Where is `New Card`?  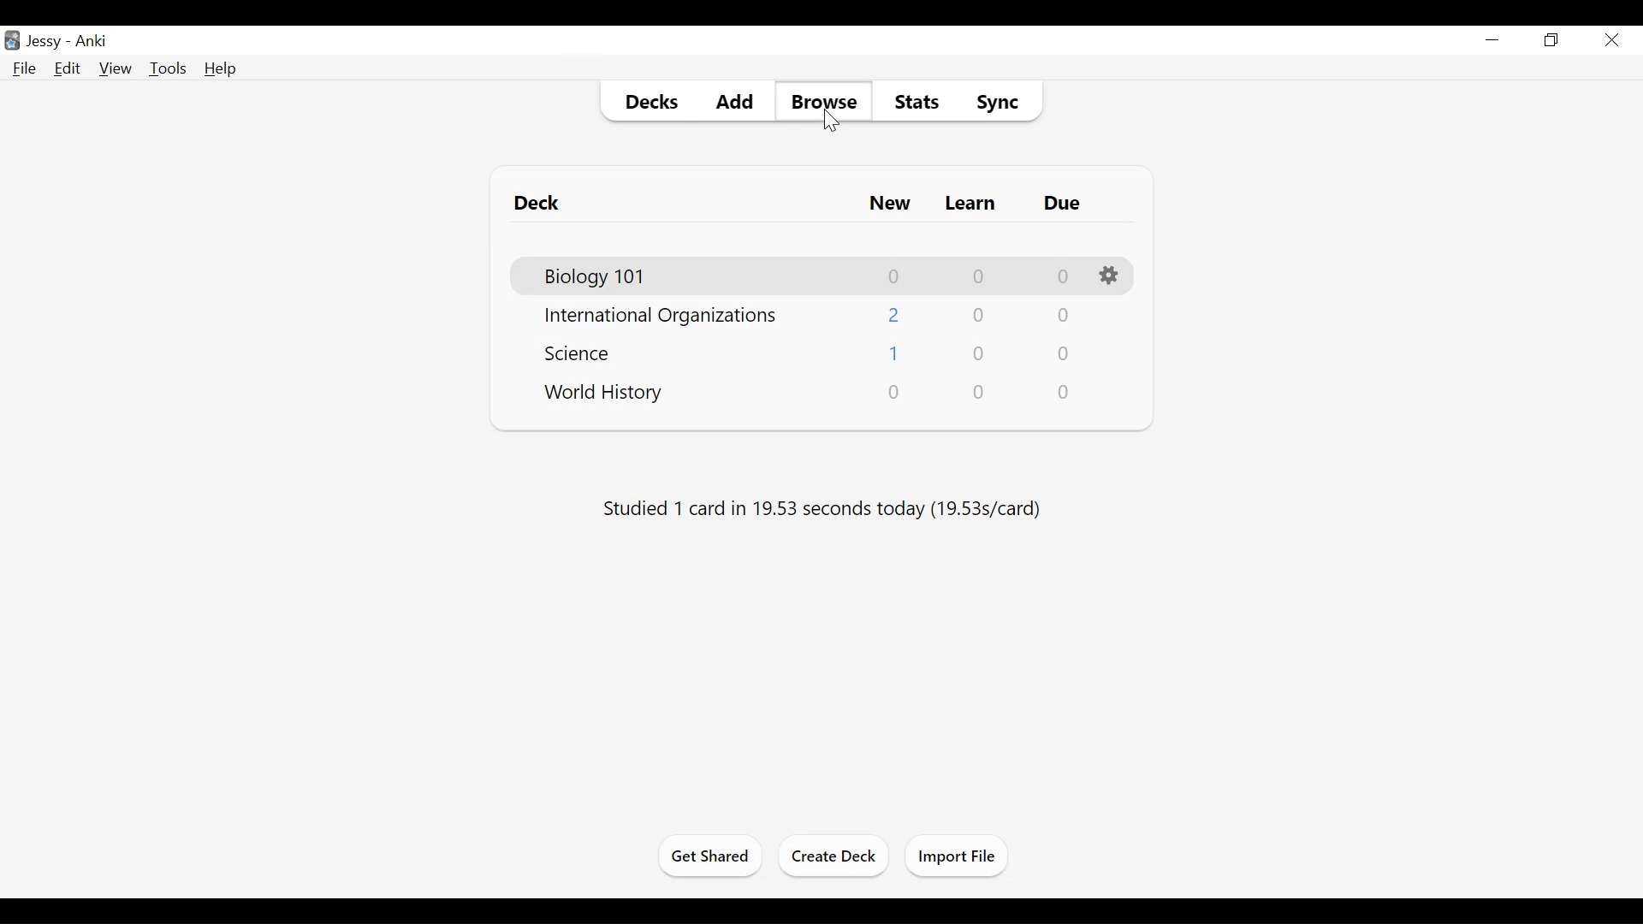 New Card is located at coordinates (890, 203).